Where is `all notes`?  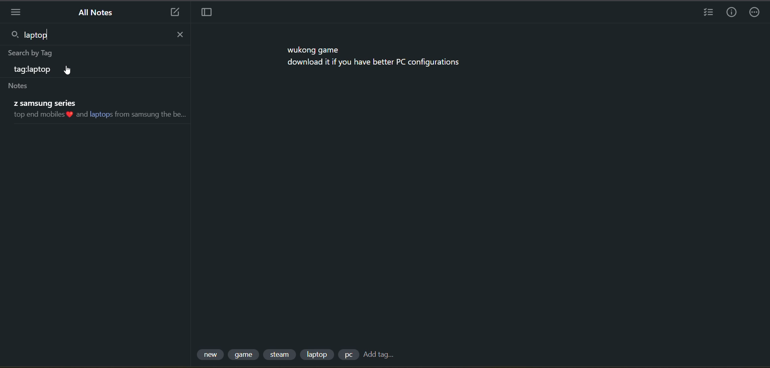 all notes is located at coordinates (97, 14).